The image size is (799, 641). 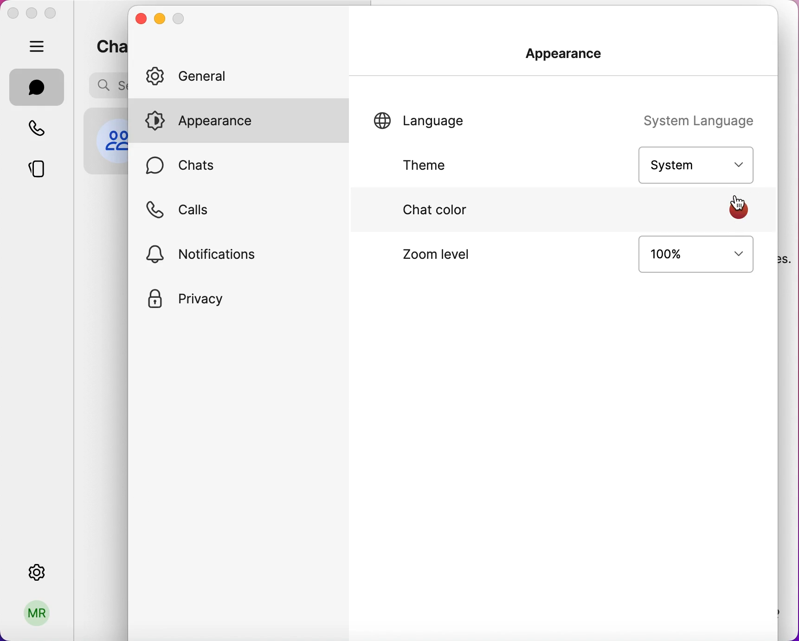 What do you see at coordinates (207, 253) in the screenshot?
I see `notifications` at bounding box center [207, 253].